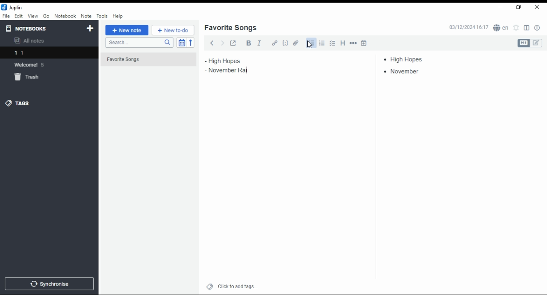  Describe the element at coordinates (18, 103) in the screenshot. I see `tags` at that location.